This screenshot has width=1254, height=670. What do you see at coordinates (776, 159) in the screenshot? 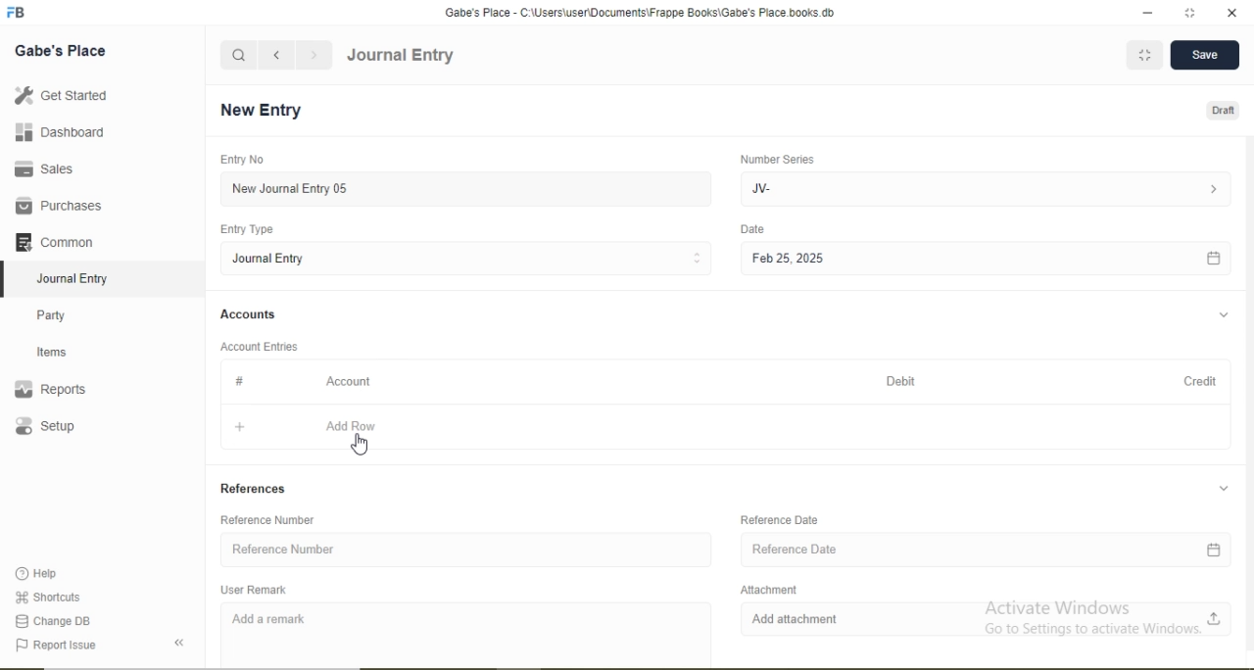
I see `Number Series` at bounding box center [776, 159].